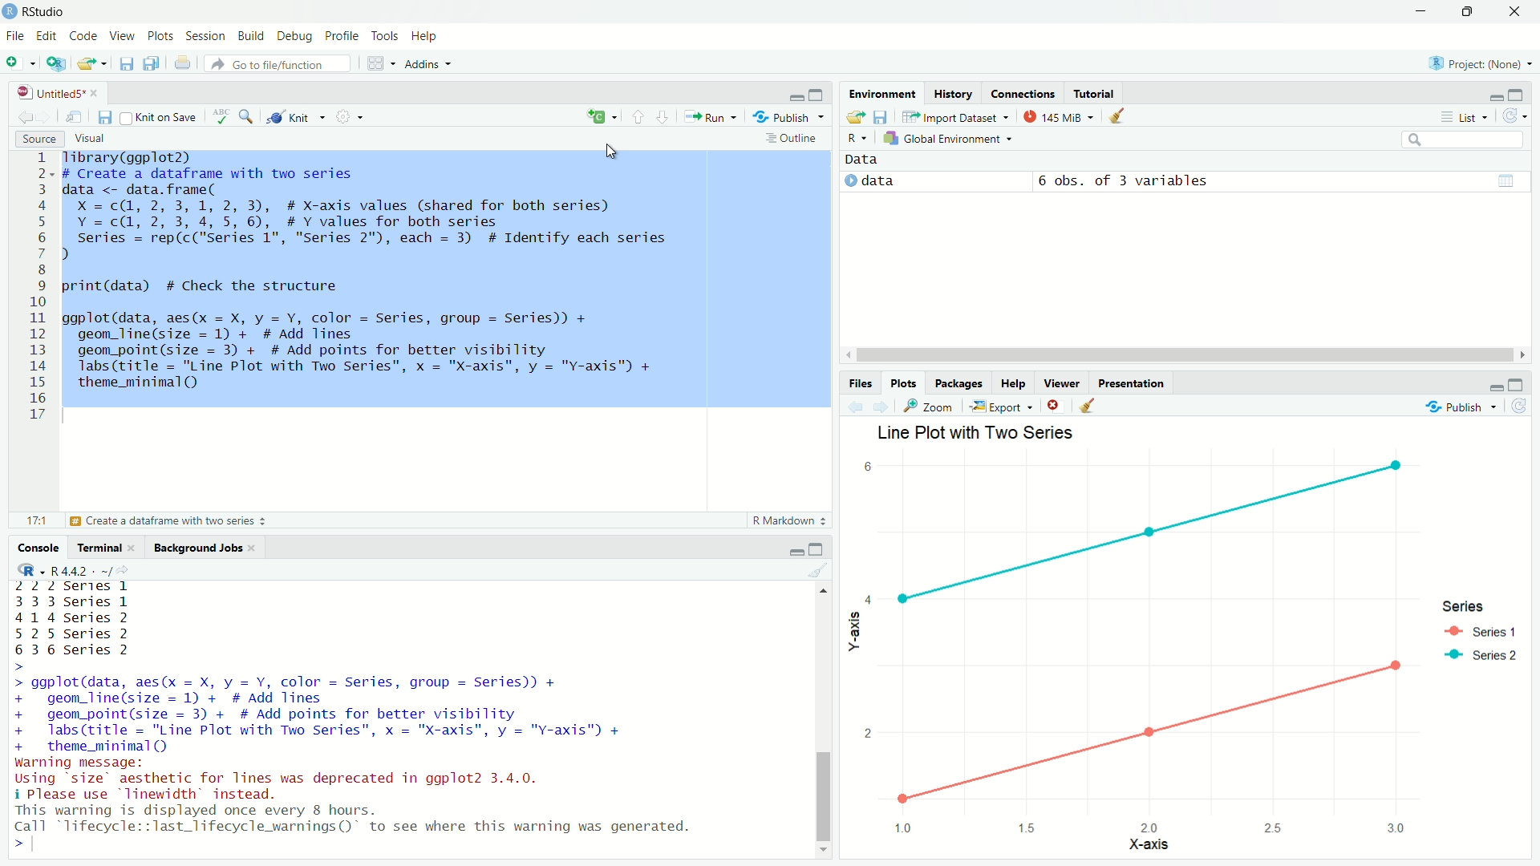 Image resolution: width=1540 pixels, height=866 pixels. What do you see at coordinates (34, 520) in the screenshot?
I see `17:1` at bounding box center [34, 520].